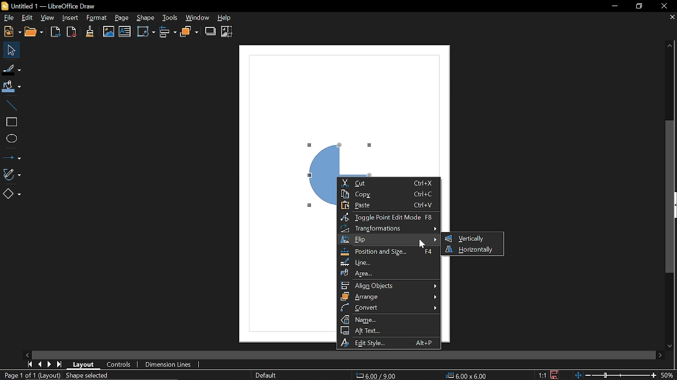 The width and height of the screenshot is (677, 380). Describe the element at coordinates (27, 17) in the screenshot. I see `Edit` at that location.